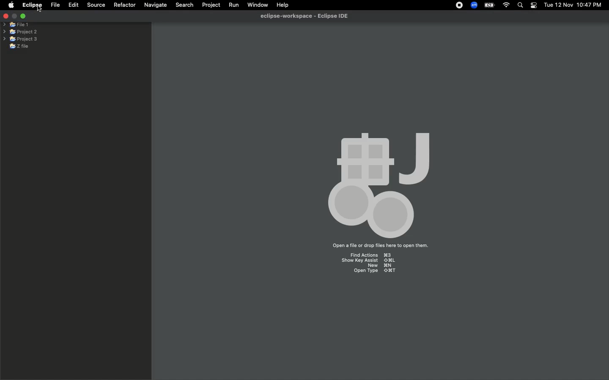 The height and width of the screenshot is (380, 609). What do you see at coordinates (474, 5) in the screenshot?
I see `Zoom` at bounding box center [474, 5].